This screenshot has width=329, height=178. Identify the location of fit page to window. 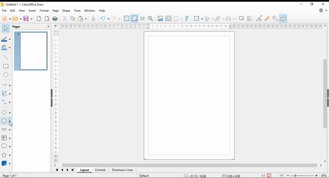
(281, 175).